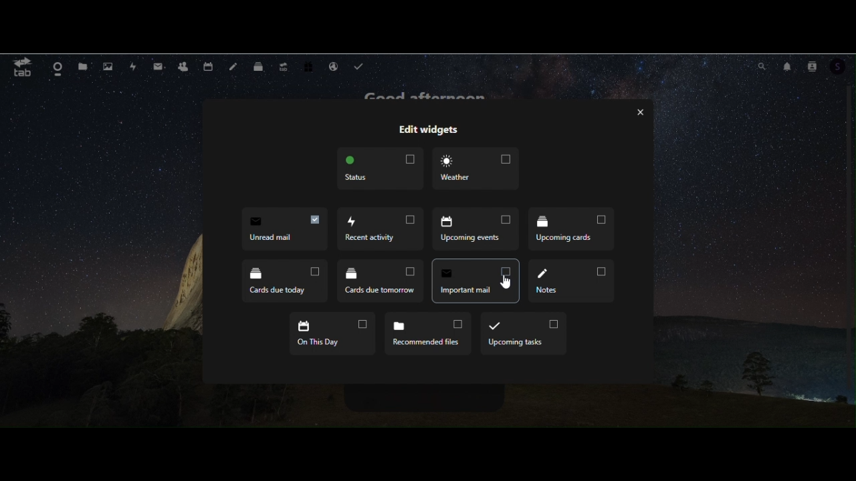 The height and width of the screenshot is (481, 856). Describe the element at coordinates (761, 65) in the screenshot. I see `search` at that location.